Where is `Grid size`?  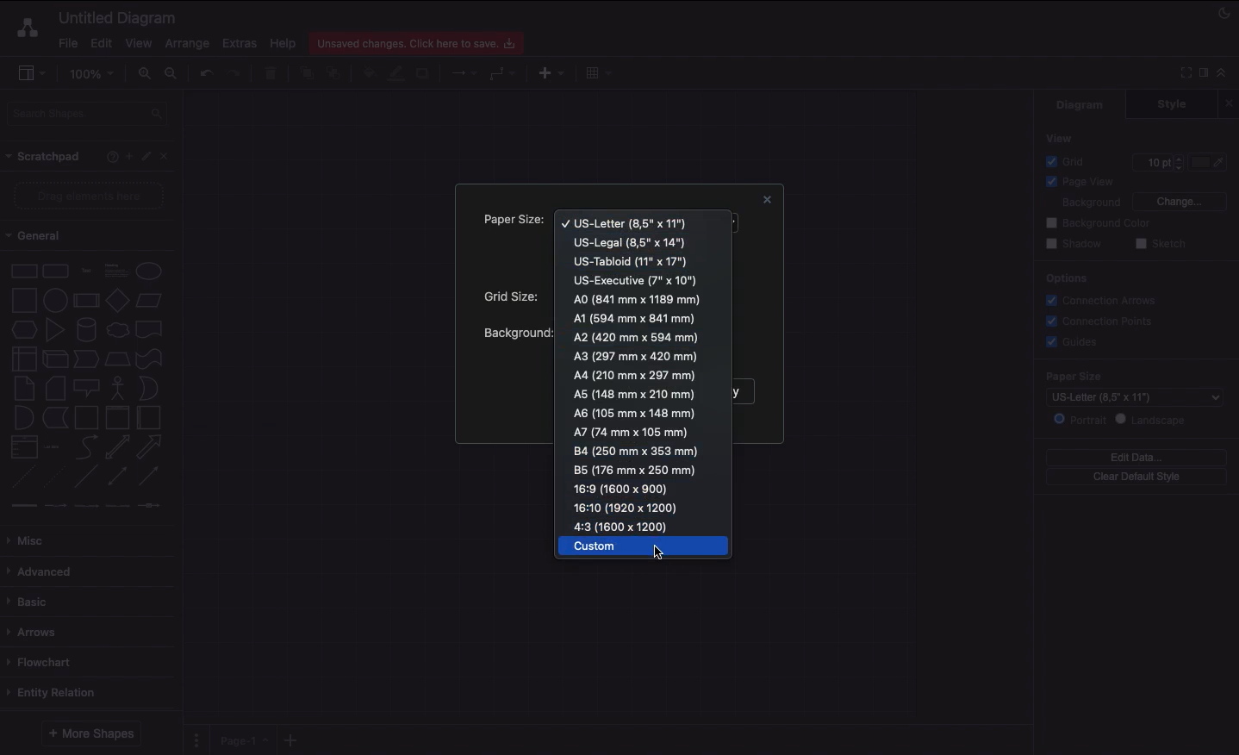 Grid size is located at coordinates (516, 296).